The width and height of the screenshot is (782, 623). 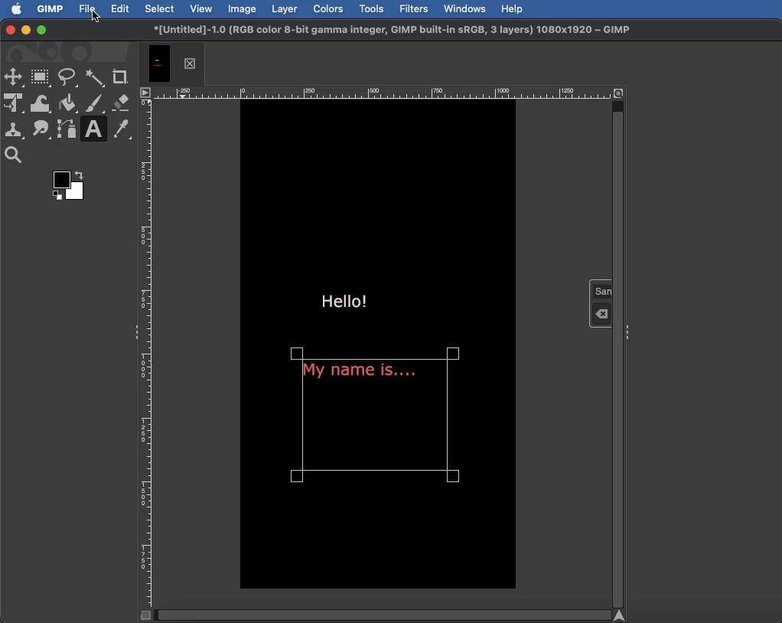 I want to click on Filters, so click(x=414, y=8).